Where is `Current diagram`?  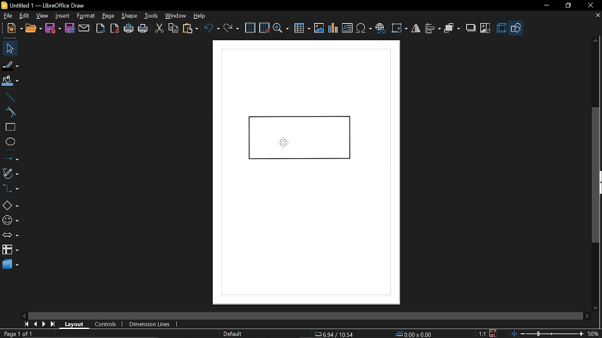
Current diagram is located at coordinates (308, 171).